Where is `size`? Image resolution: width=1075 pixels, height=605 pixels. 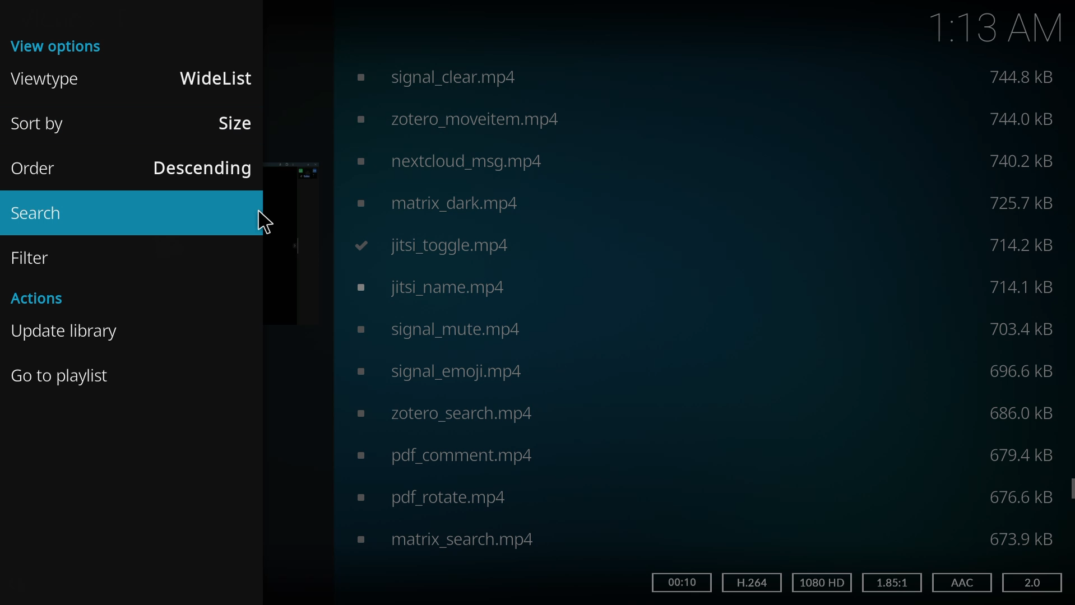
size is located at coordinates (1025, 497).